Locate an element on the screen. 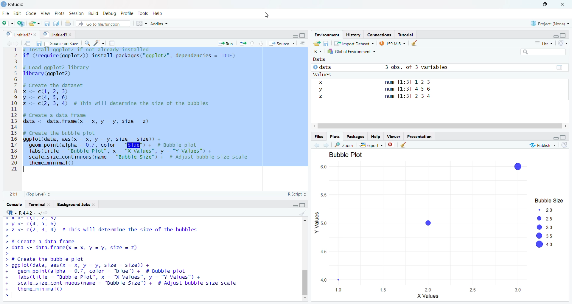  up/down is located at coordinates (255, 44).